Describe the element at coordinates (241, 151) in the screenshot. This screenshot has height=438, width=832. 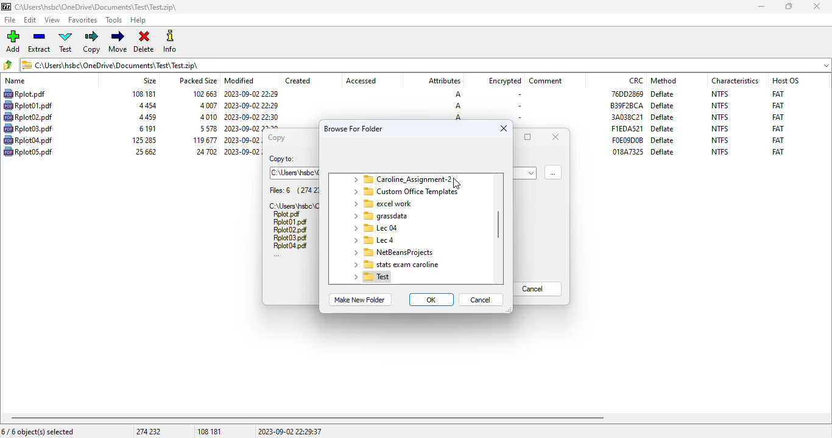
I see `modified date & time` at that location.